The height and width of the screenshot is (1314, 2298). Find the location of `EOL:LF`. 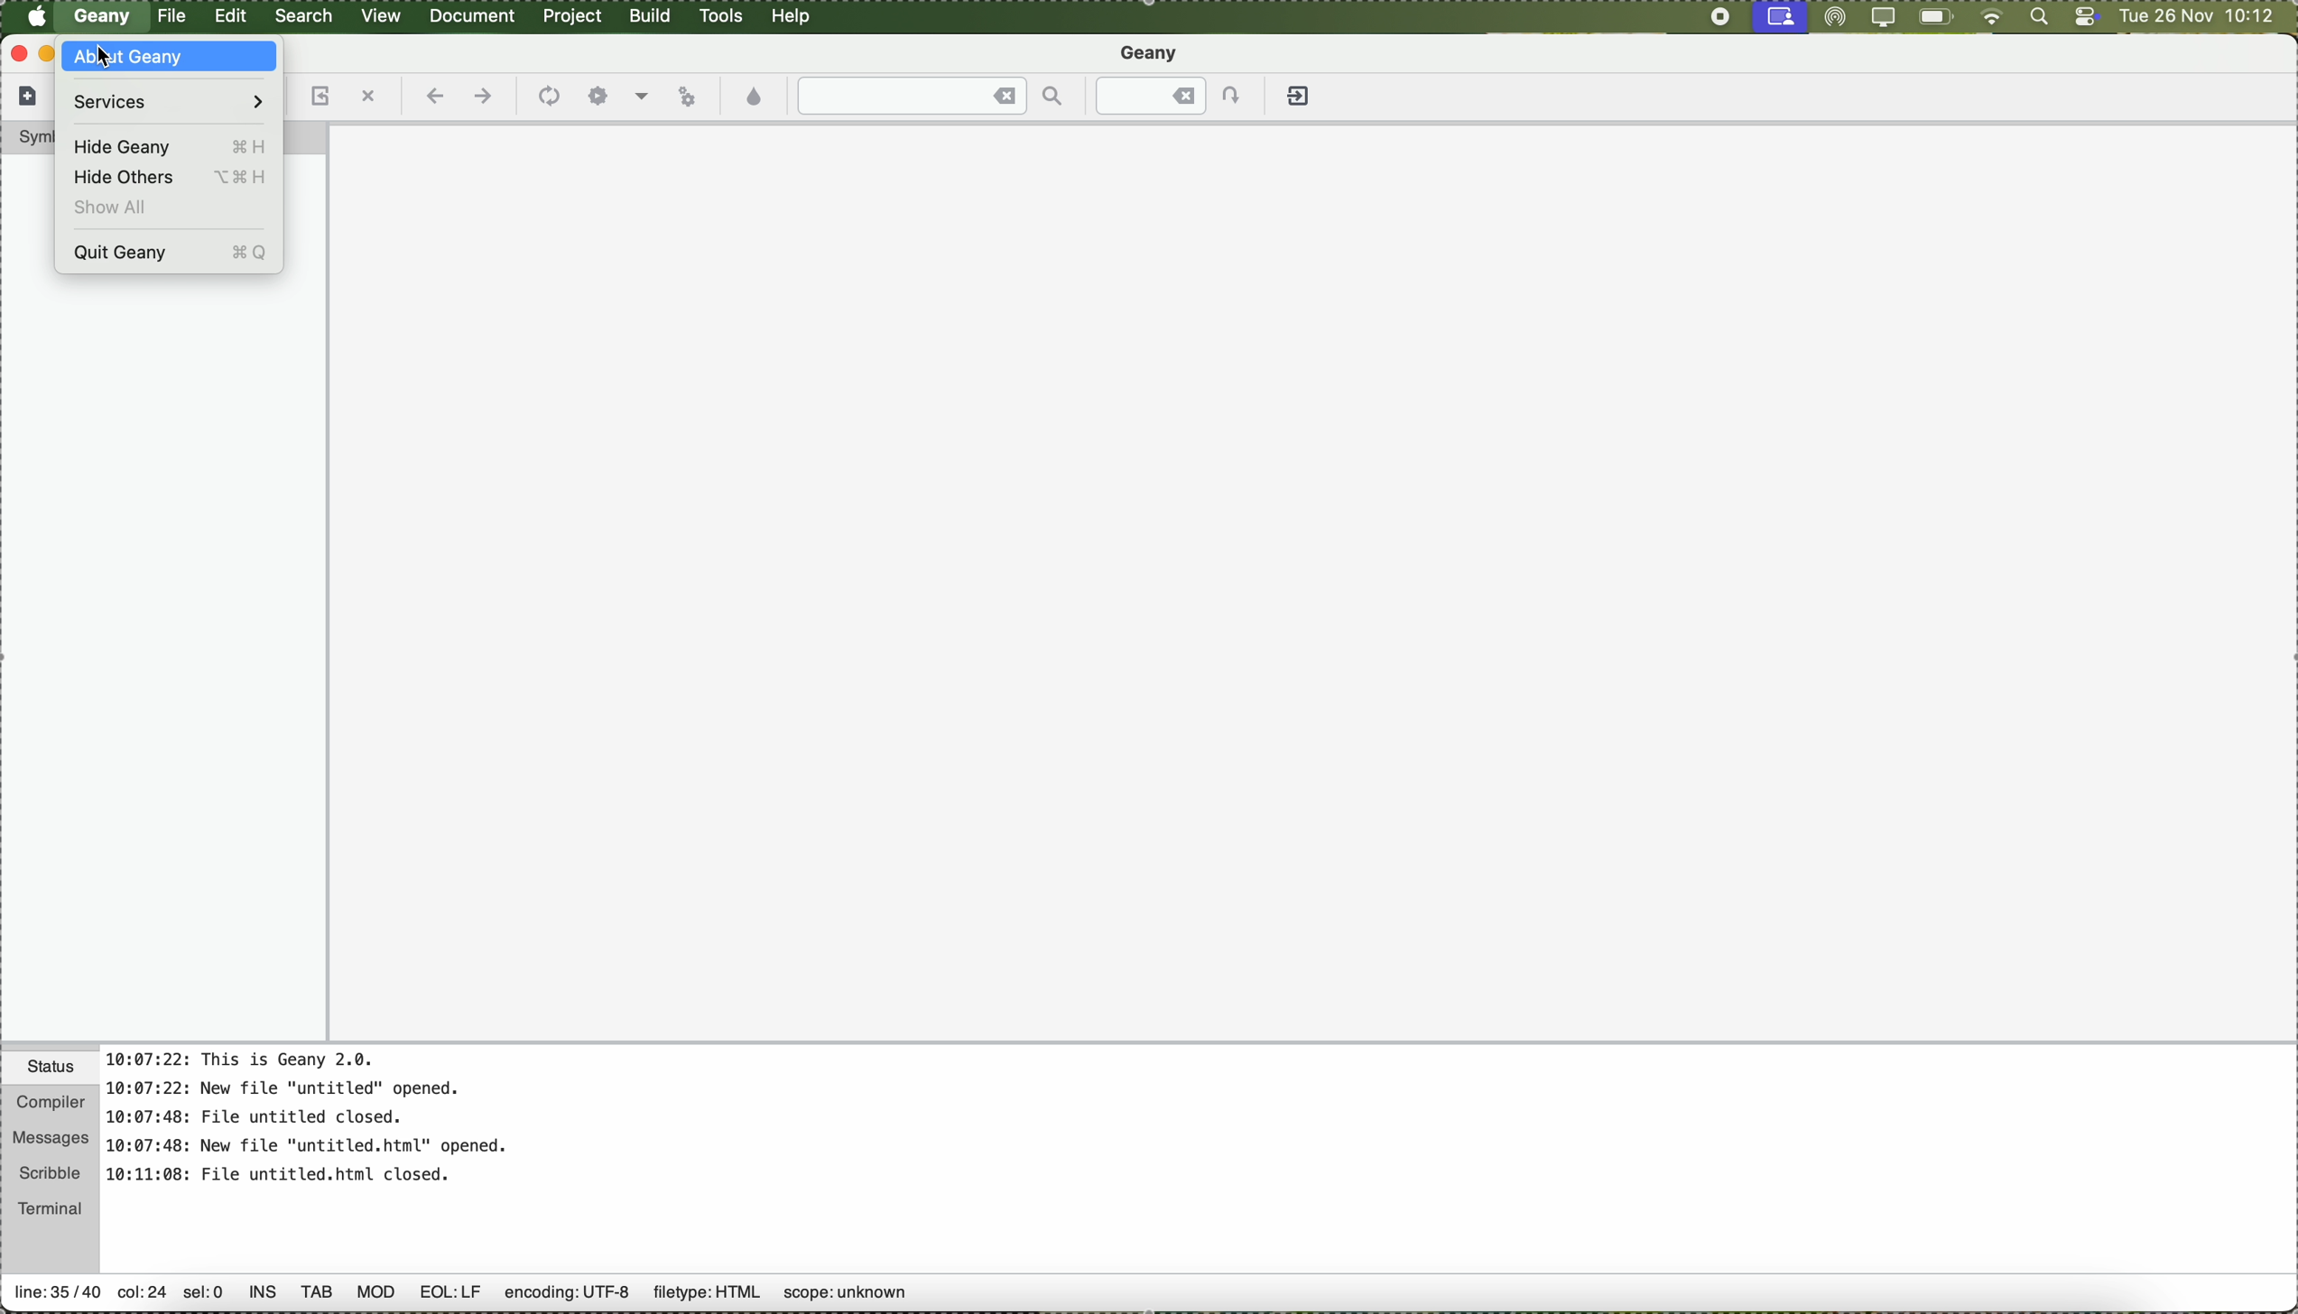

EOL:LF is located at coordinates (452, 1298).